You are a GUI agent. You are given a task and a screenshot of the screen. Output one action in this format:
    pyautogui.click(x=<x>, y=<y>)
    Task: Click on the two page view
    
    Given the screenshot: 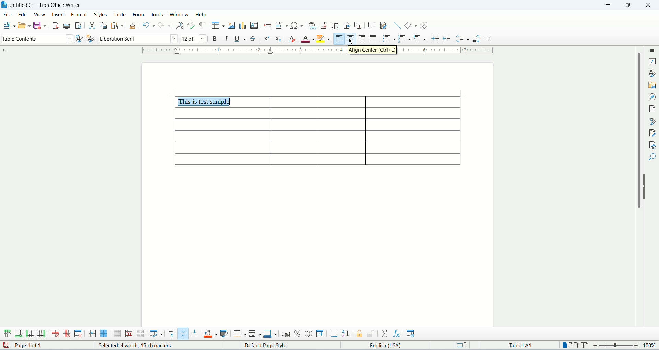 What is the action you would take?
    pyautogui.click(x=574, y=346)
    